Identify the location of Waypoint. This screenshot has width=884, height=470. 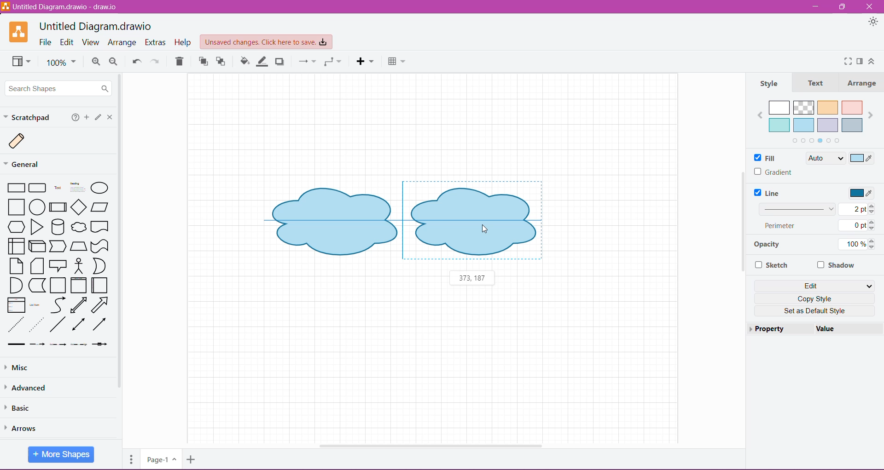
(332, 62).